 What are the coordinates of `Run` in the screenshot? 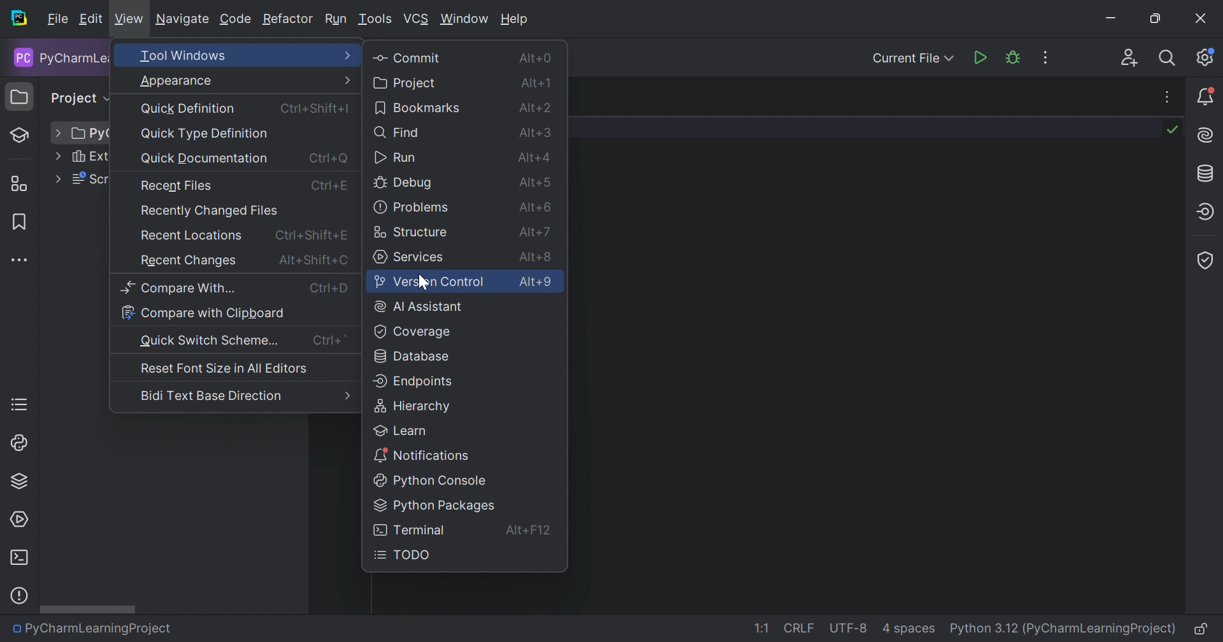 It's located at (337, 19).